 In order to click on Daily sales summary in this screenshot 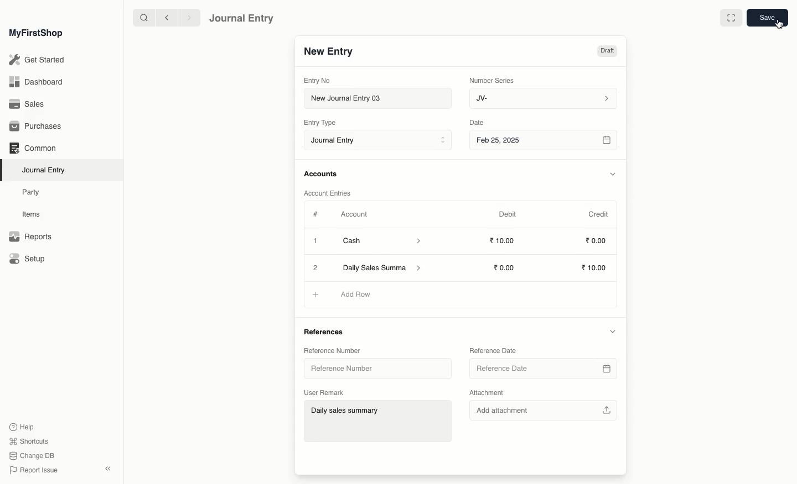, I will do `click(379, 422)`.